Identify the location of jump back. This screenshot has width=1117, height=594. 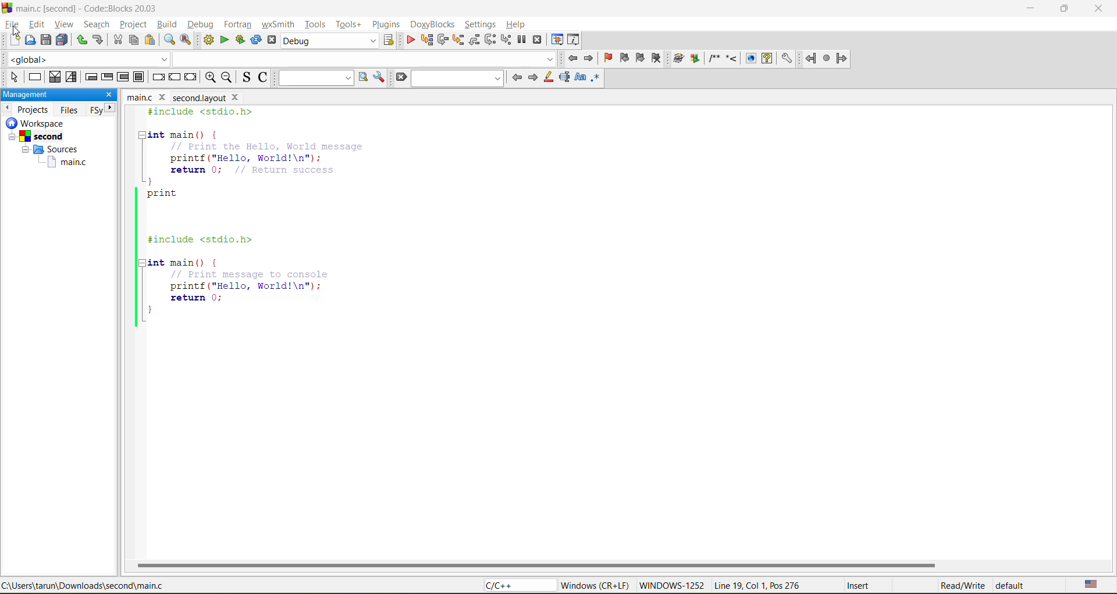
(574, 59).